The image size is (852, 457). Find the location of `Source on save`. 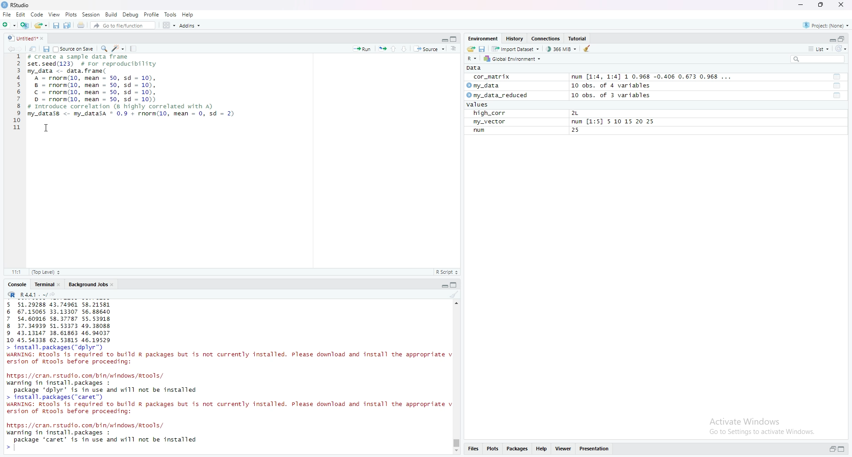

Source on save is located at coordinates (75, 49).